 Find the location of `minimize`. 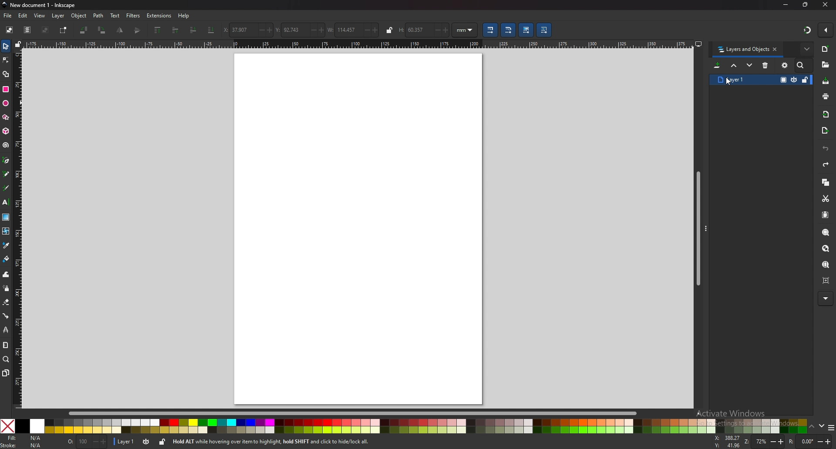

minimize is located at coordinates (786, 4).